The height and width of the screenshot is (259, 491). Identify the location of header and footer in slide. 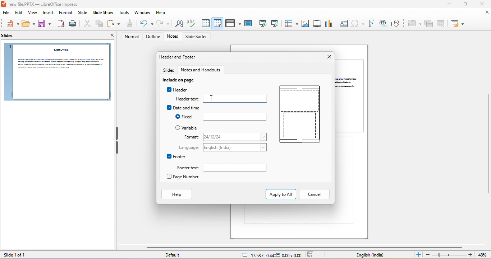
(299, 116).